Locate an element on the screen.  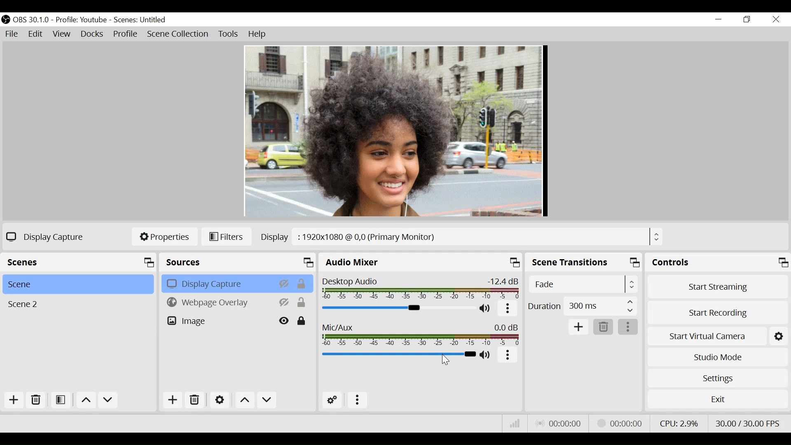
Duration is located at coordinates (582, 307).